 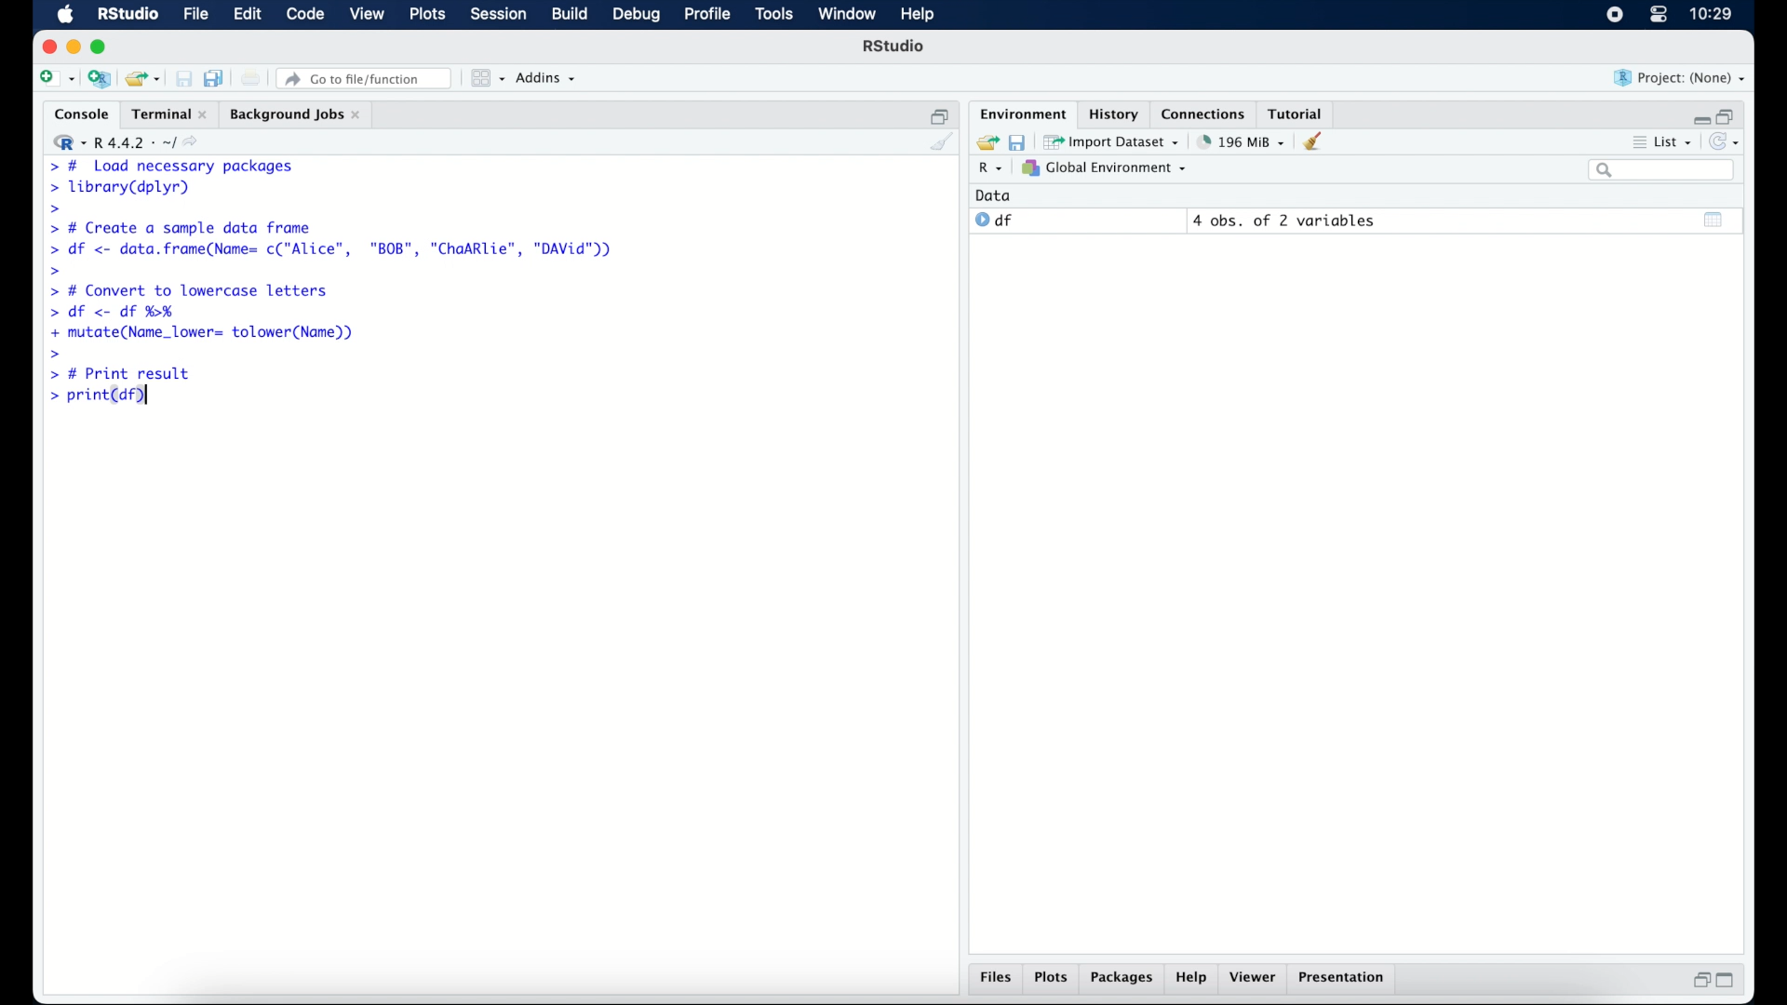 What do you see at coordinates (194, 15) in the screenshot?
I see `file` at bounding box center [194, 15].